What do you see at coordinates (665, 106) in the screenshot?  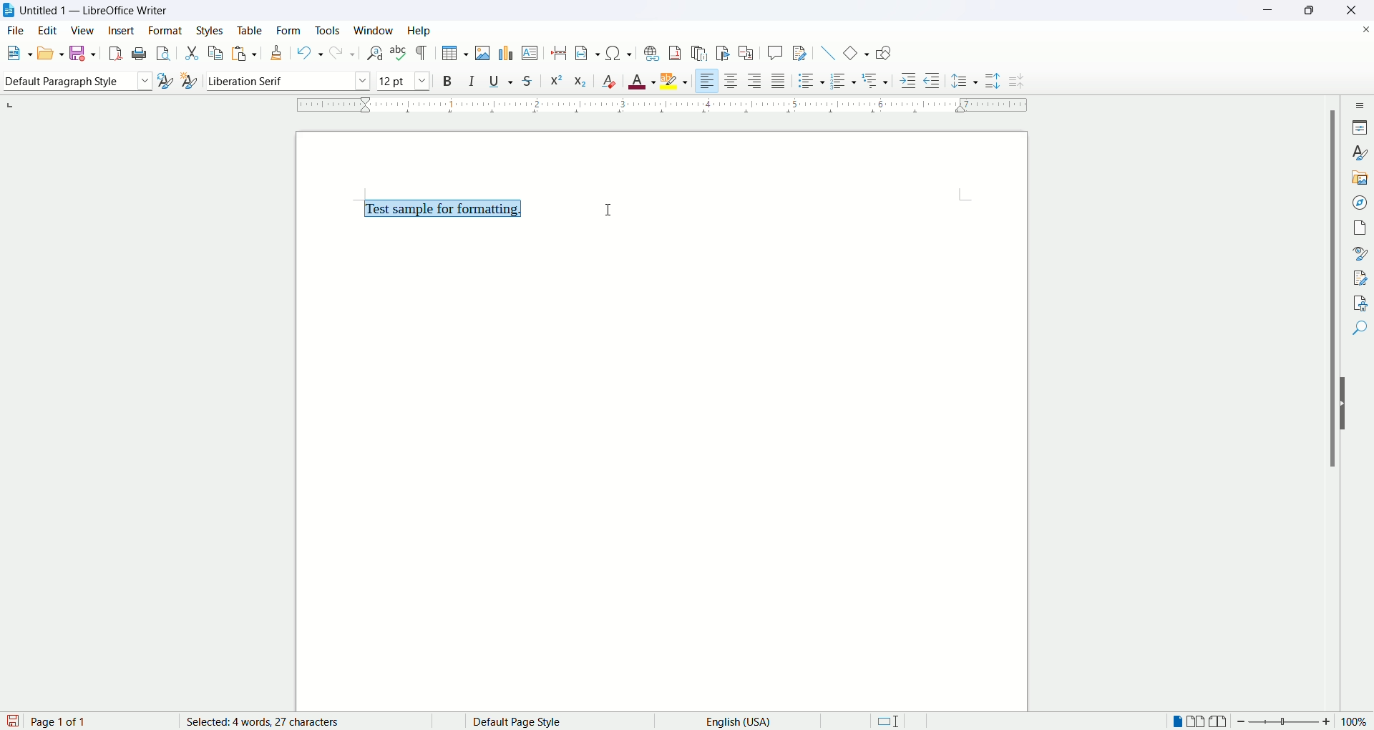 I see `ruler bar` at bounding box center [665, 106].